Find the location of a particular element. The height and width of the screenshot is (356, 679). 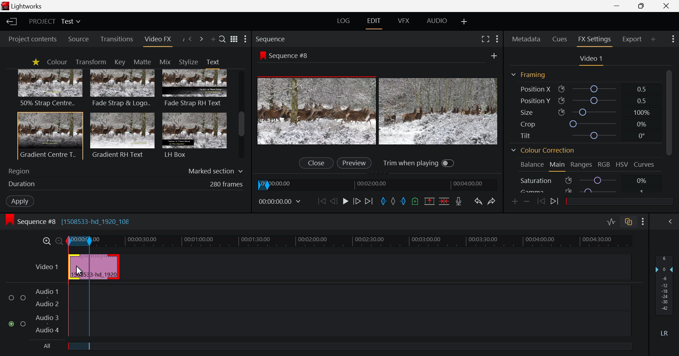

Add keyframe is located at coordinates (513, 201).